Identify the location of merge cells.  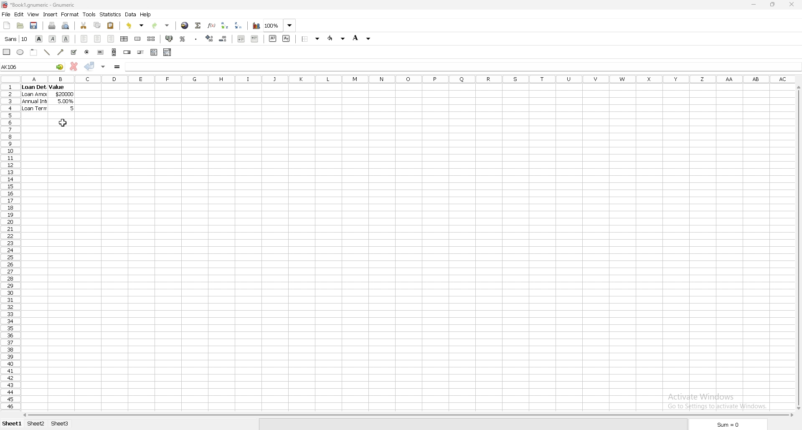
(137, 38).